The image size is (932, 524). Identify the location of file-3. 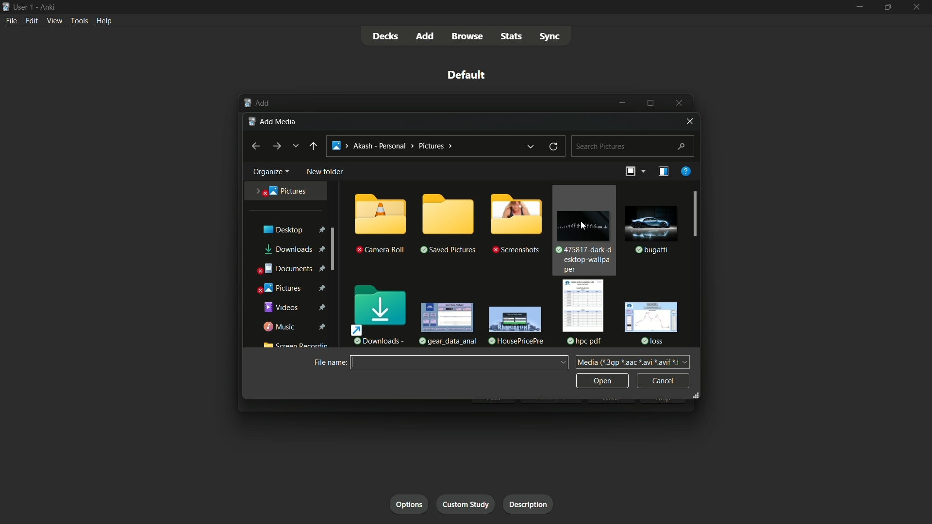
(446, 324).